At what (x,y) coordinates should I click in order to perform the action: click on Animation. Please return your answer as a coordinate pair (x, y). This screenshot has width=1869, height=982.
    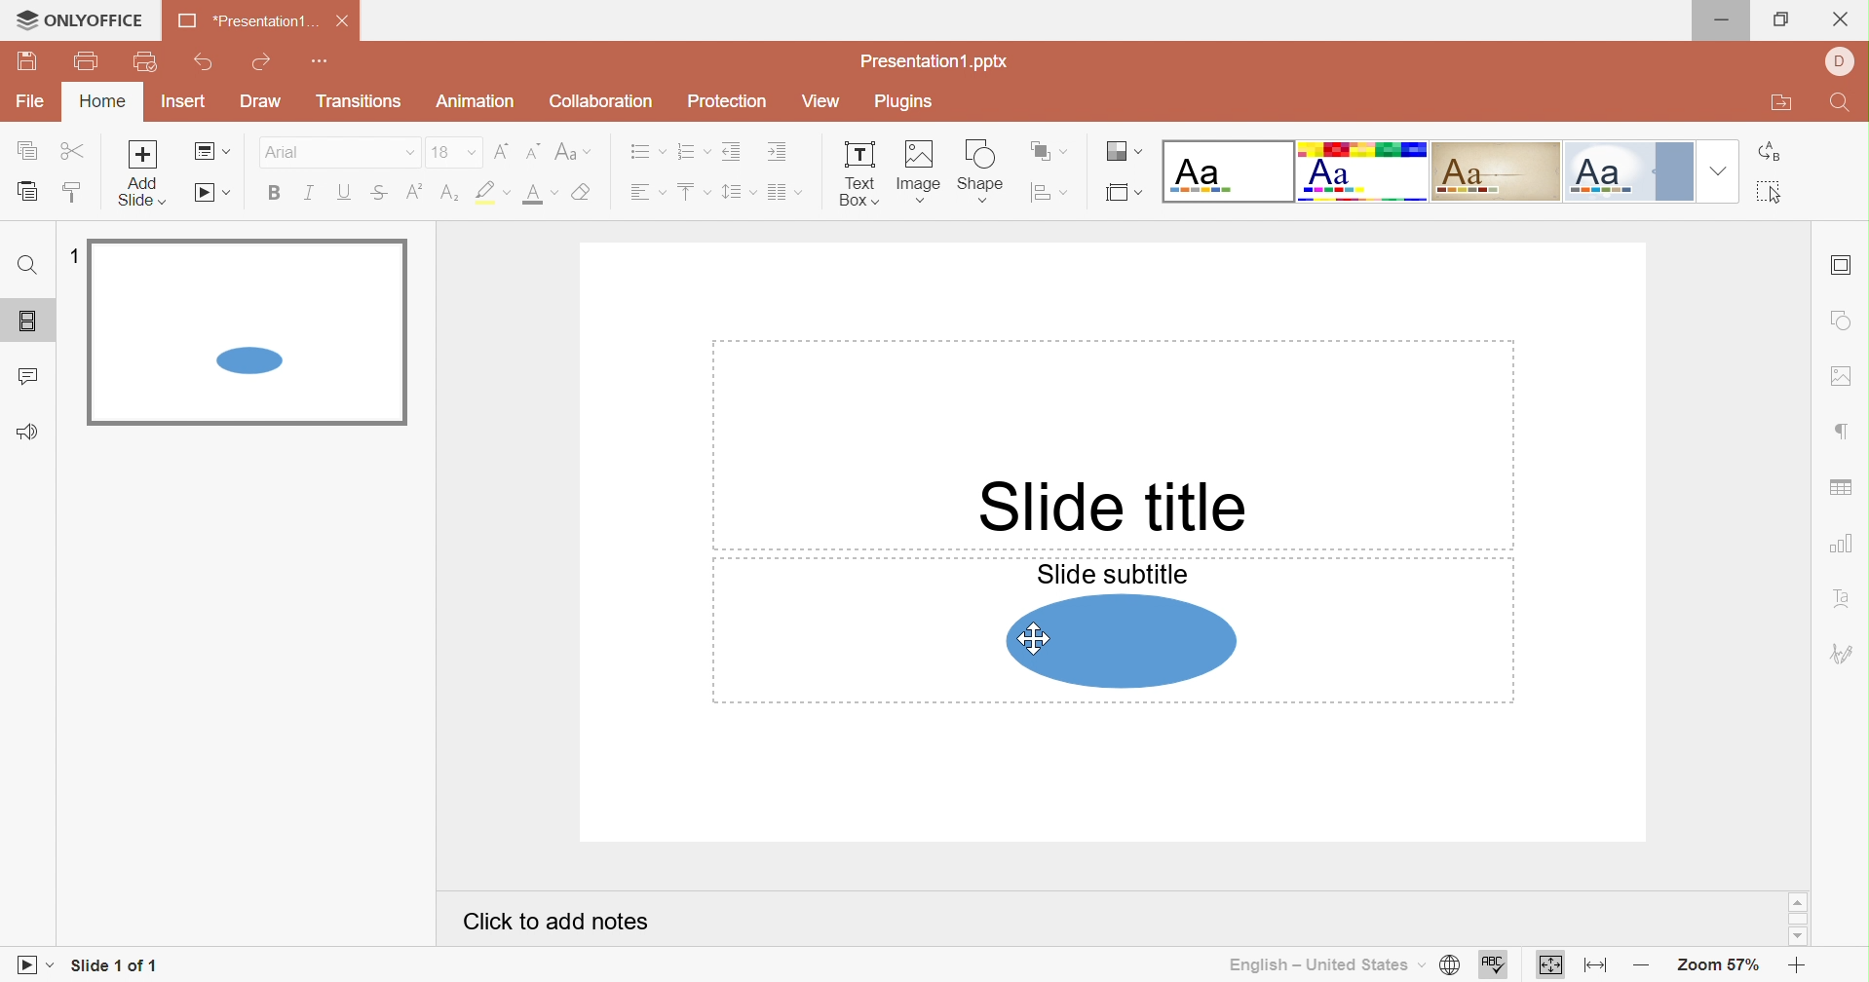
    Looking at the image, I should click on (477, 101).